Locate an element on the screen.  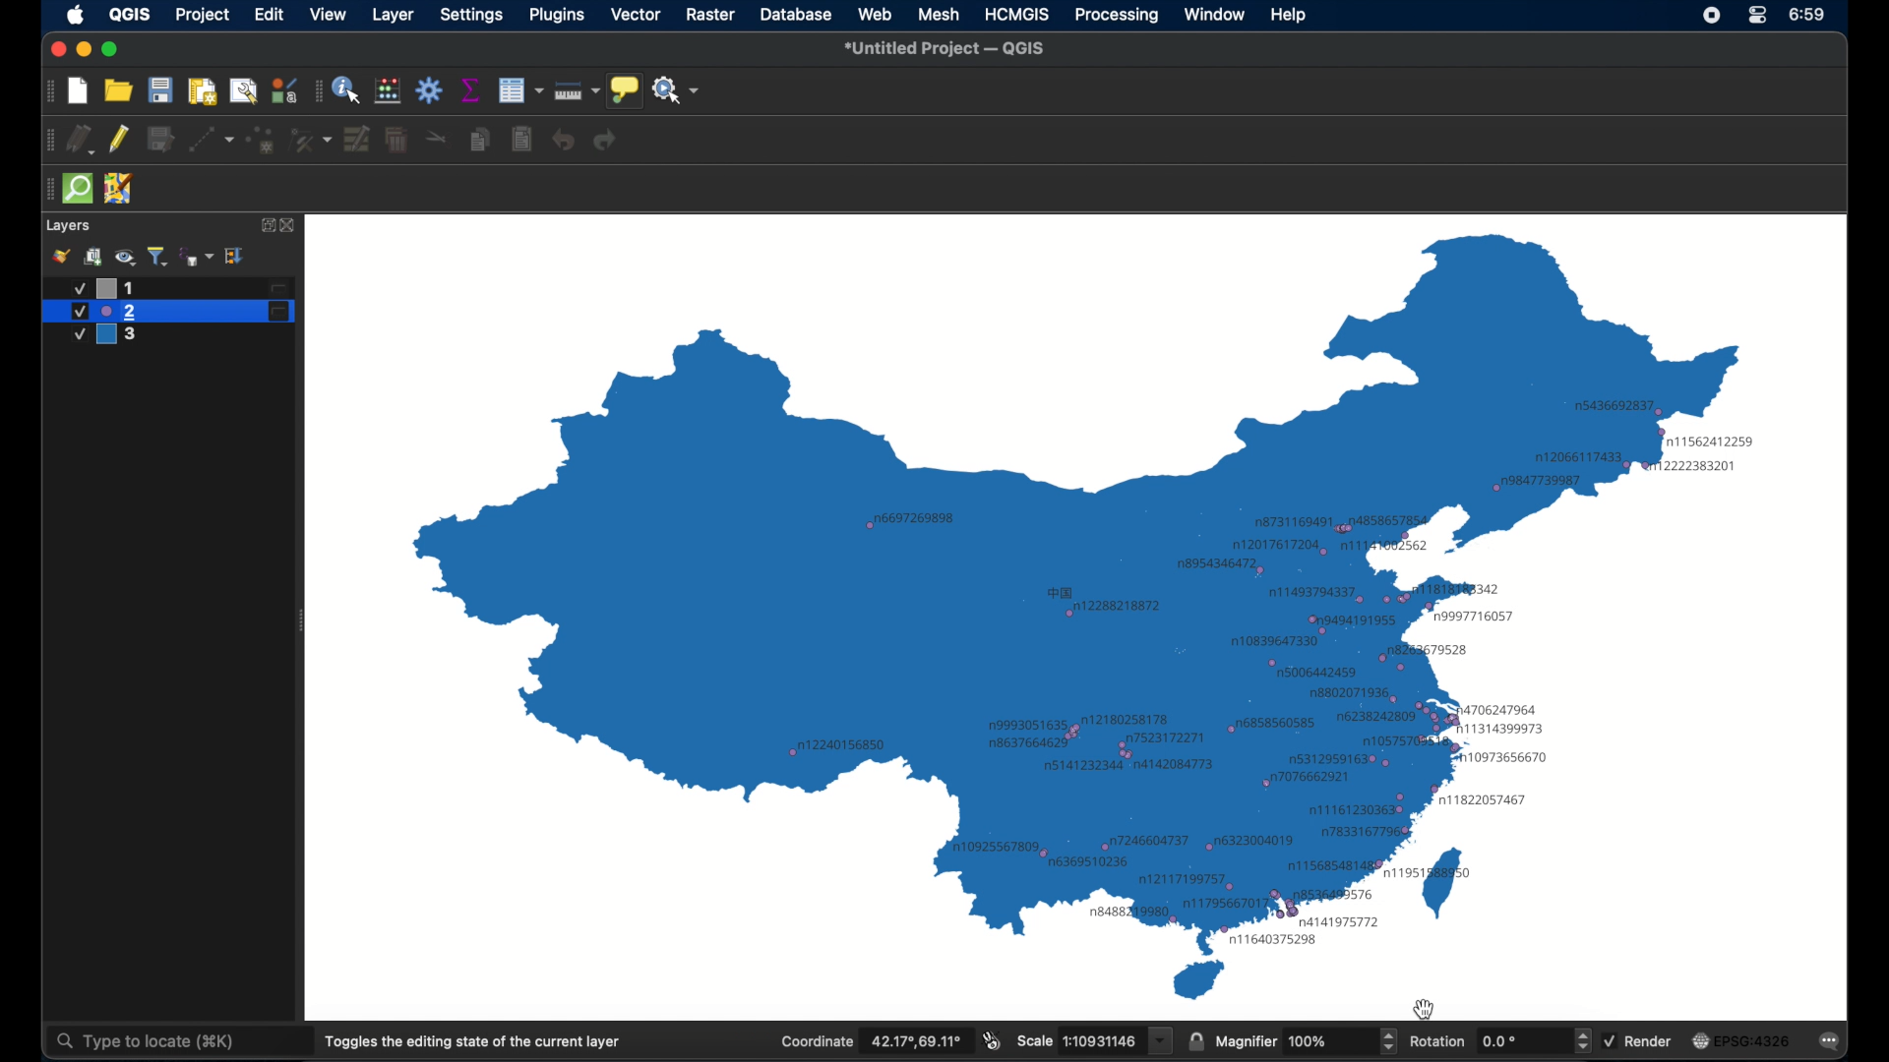
close is located at coordinates (55, 50).